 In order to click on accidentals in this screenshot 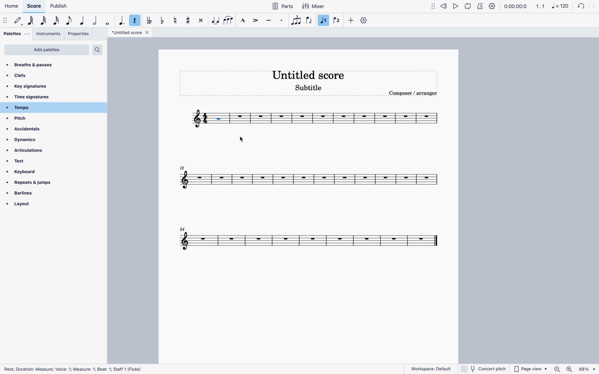, I will do `click(36, 130)`.